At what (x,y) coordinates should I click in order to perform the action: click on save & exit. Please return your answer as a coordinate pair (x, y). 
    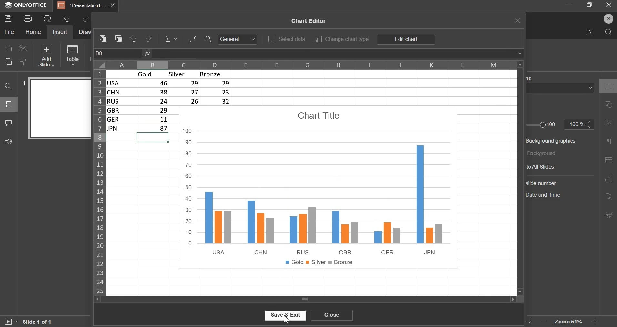
    Looking at the image, I should click on (285, 315).